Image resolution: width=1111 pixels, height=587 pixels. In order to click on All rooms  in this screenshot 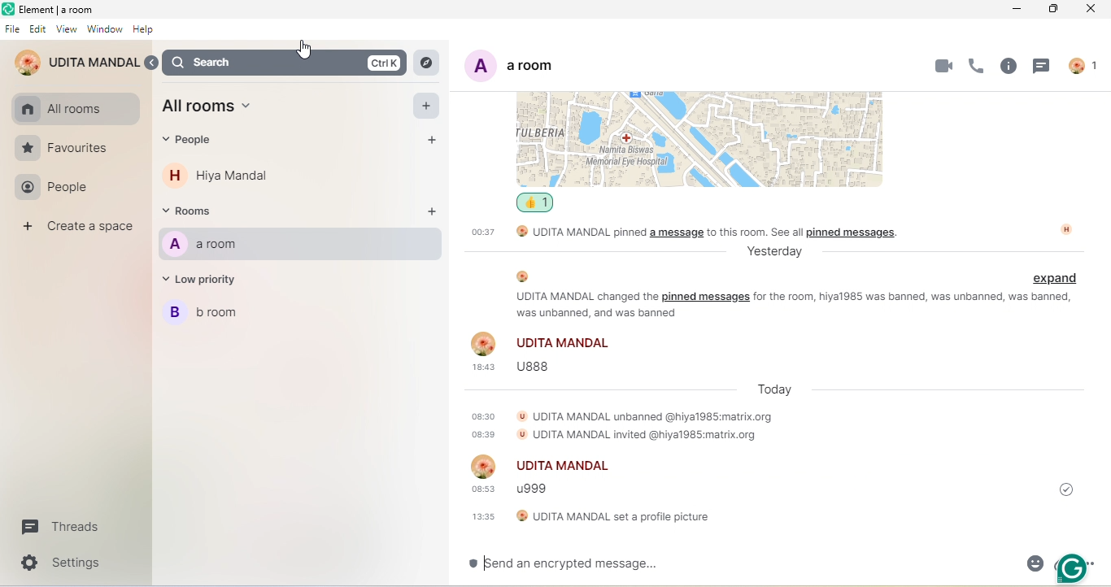, I will do `click(219, 107)`.